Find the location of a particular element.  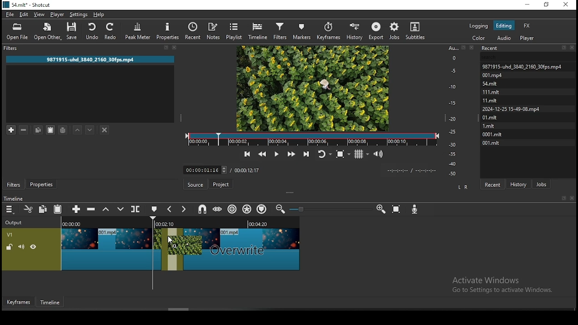

volume control is located at coordinates (379, 154).